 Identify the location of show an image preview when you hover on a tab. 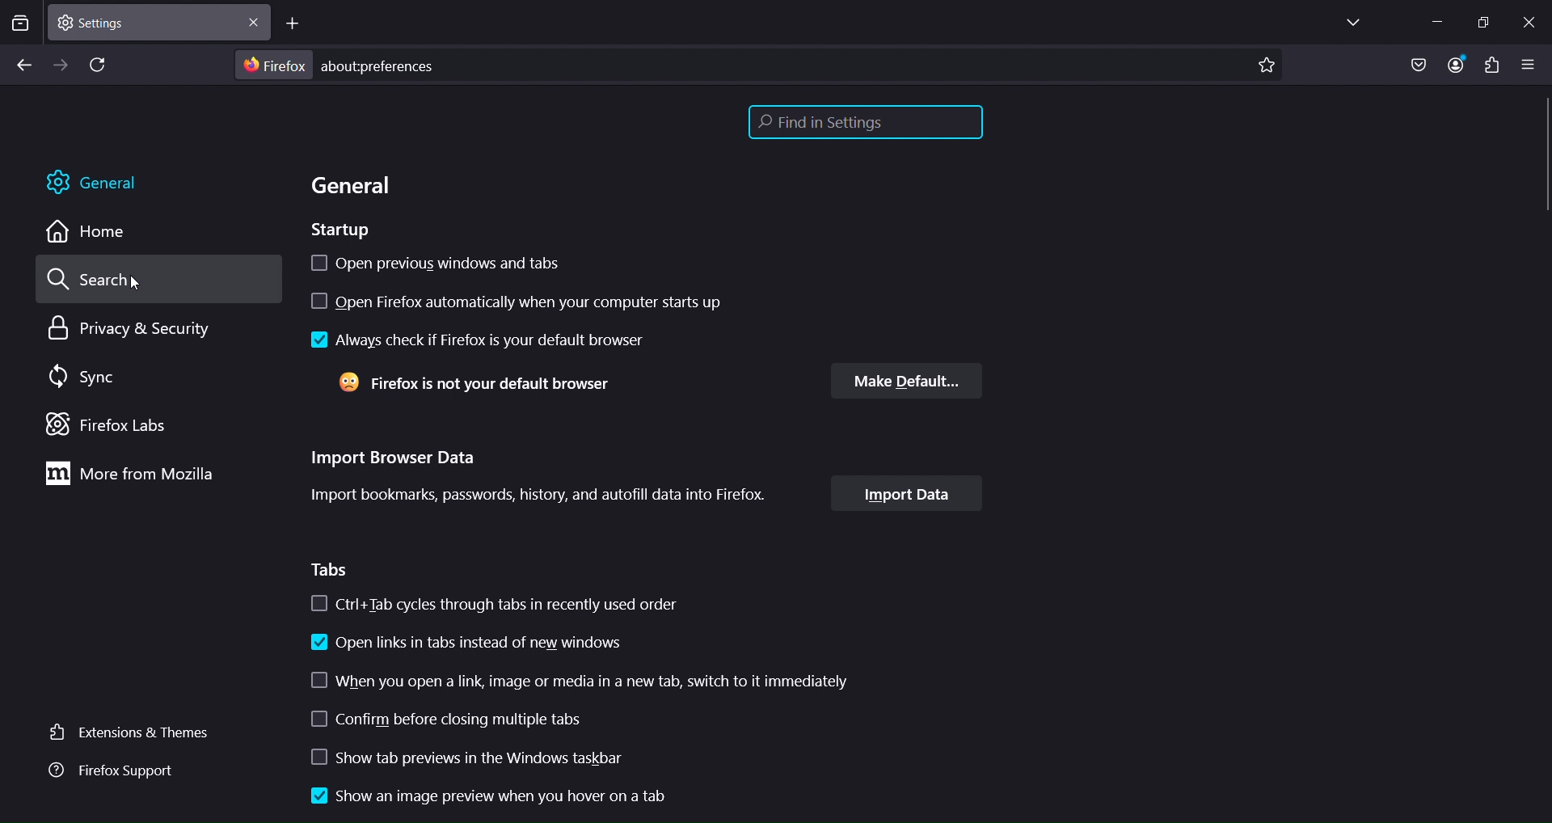
(534, 796).